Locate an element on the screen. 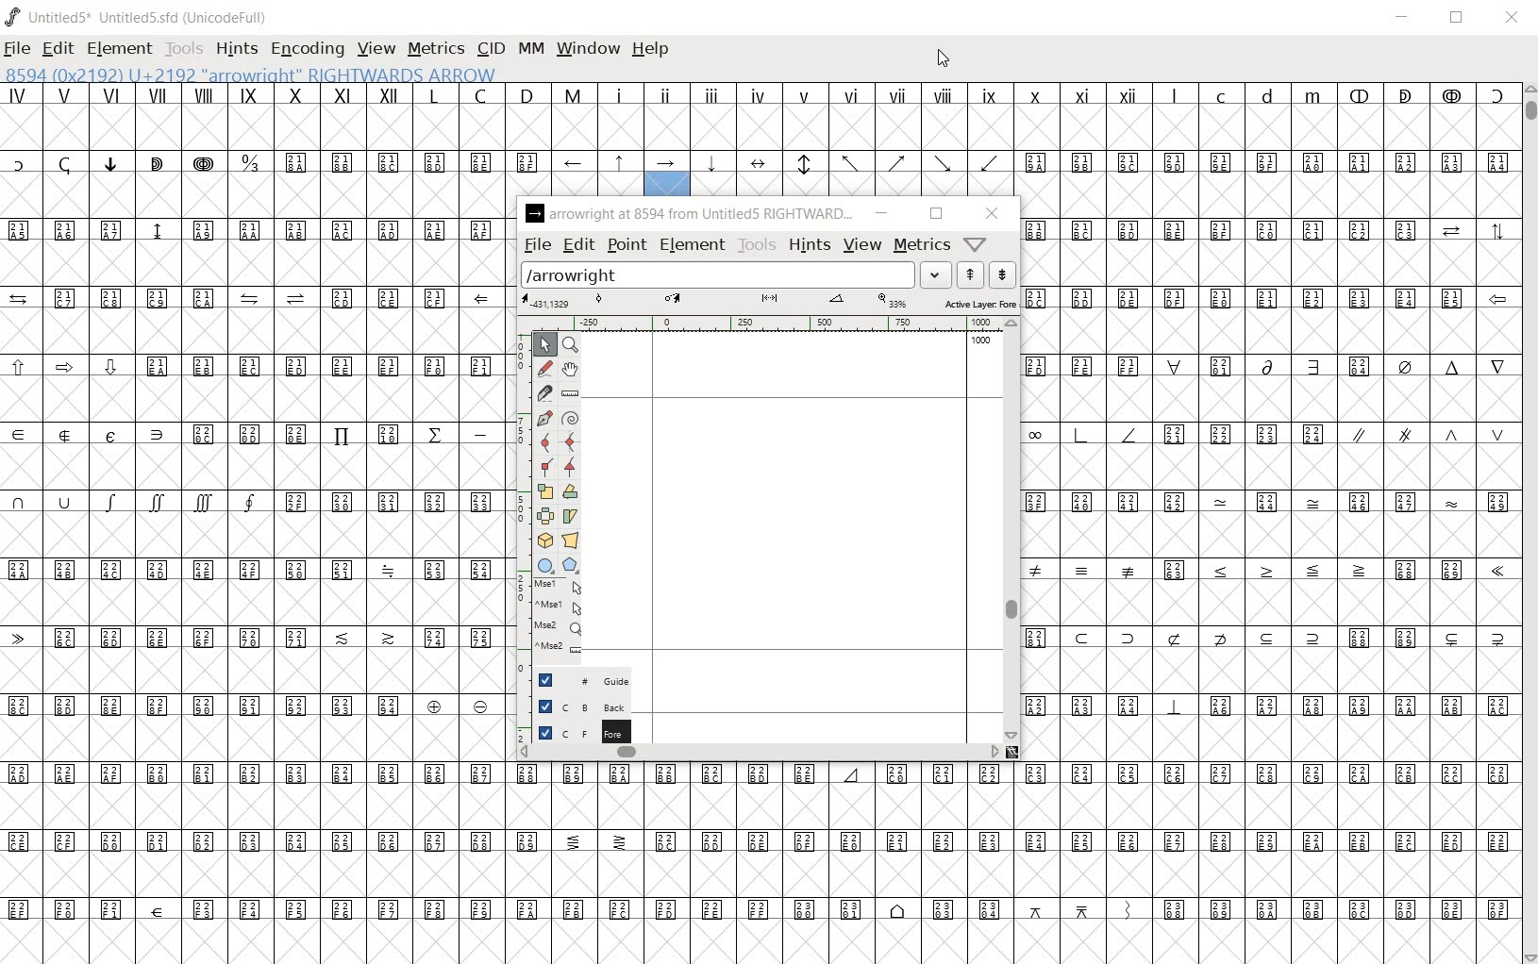  scrollbar is located at coordinates (1011, 529).